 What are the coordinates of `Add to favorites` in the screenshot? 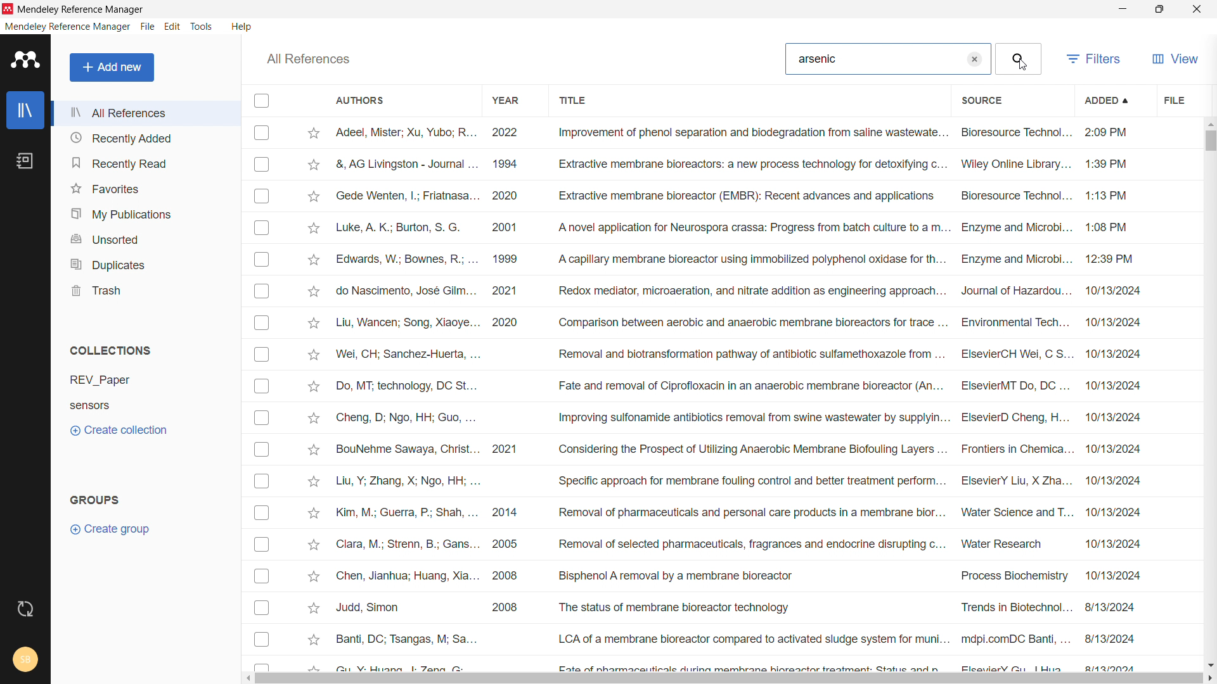 It's located at (311, 546).